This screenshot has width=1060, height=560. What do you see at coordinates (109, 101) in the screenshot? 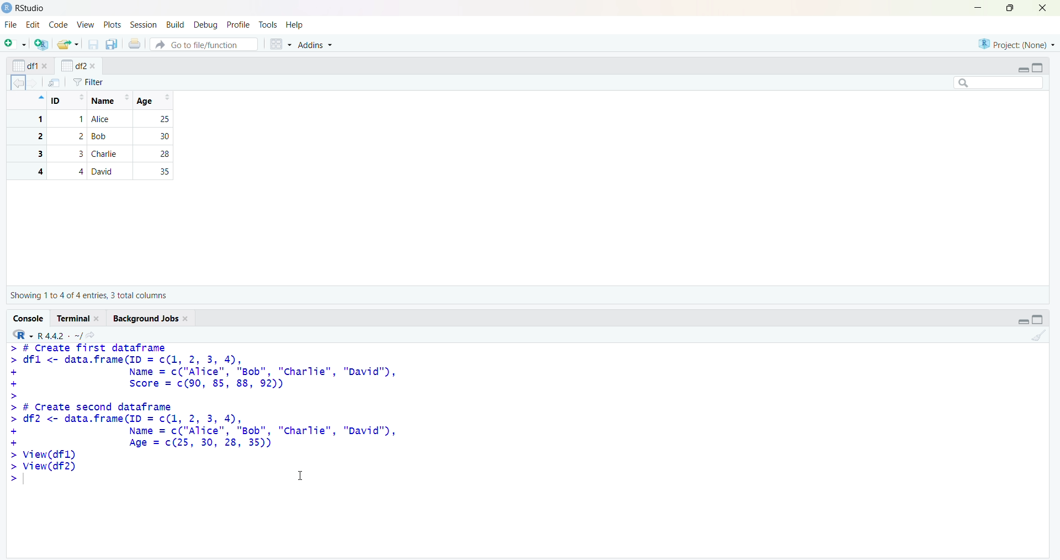
I see `Name` at bounding box center [109, 101].